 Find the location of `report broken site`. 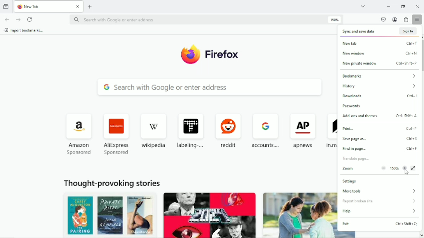

report broken site is located at coordinates (380, 201).